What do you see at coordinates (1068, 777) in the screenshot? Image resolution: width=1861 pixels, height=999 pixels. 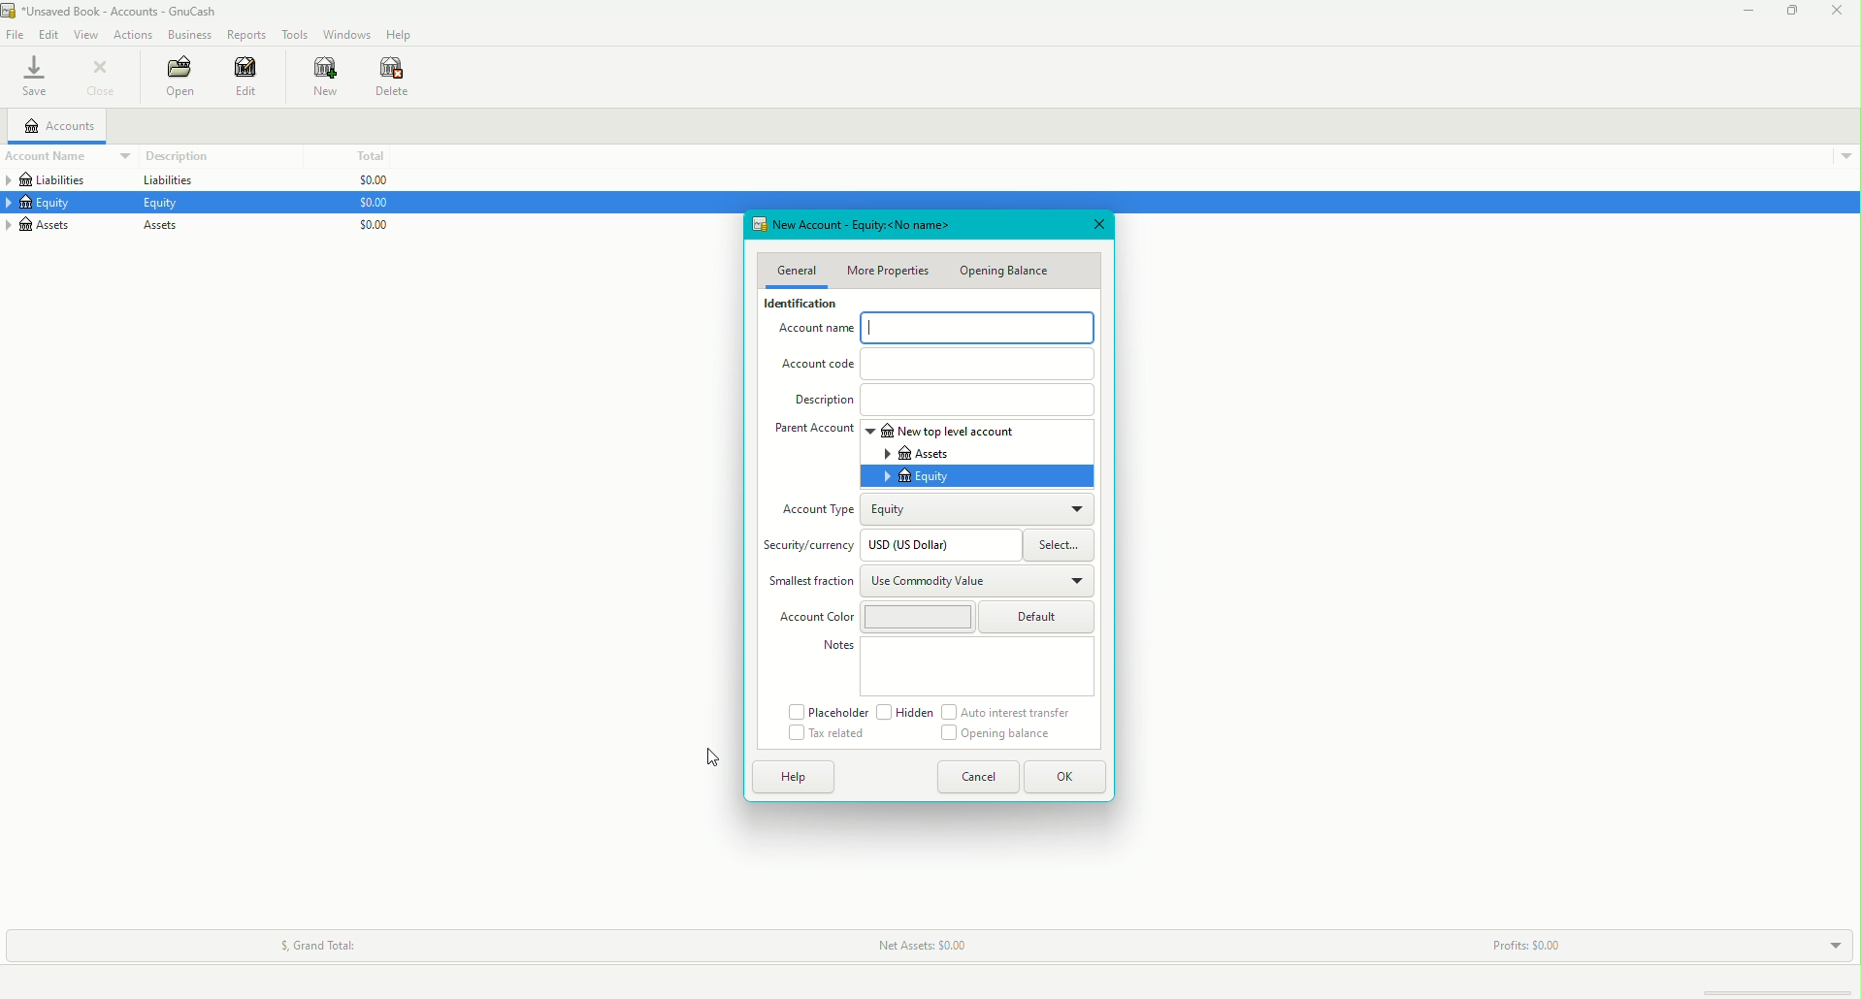 I see `OK` at bounding box center [1068, 777].